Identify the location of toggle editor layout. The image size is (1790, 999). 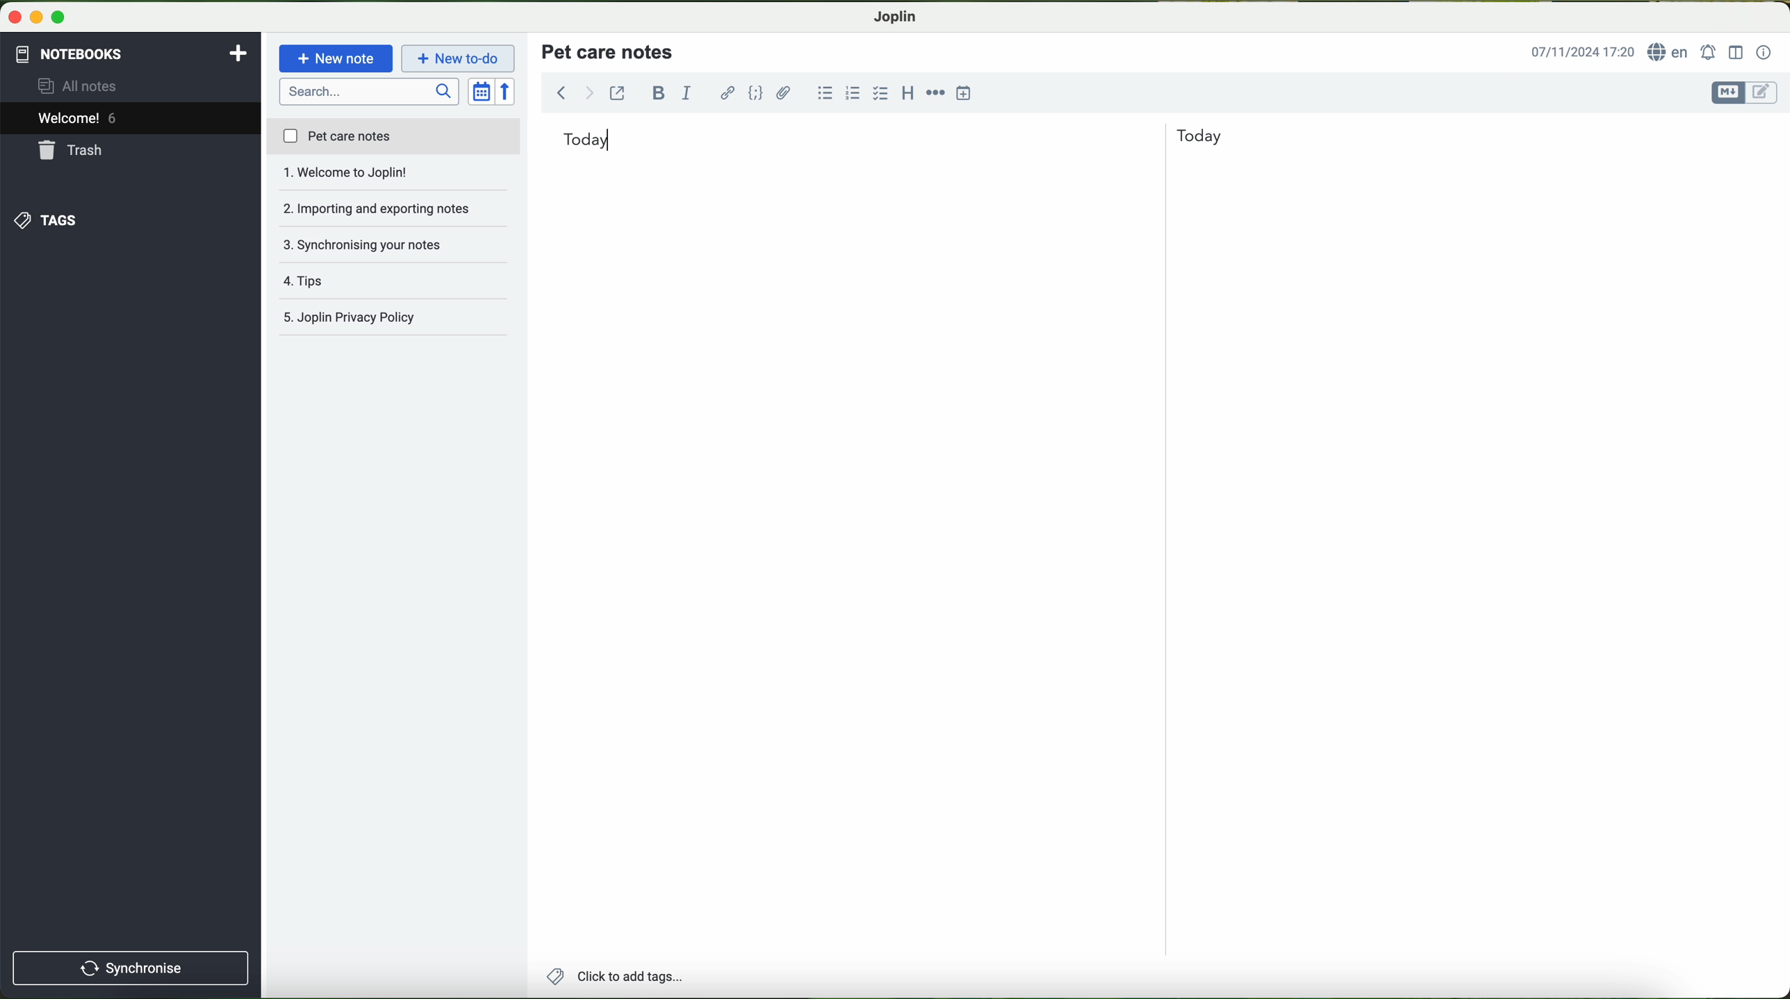
(1736, 51).